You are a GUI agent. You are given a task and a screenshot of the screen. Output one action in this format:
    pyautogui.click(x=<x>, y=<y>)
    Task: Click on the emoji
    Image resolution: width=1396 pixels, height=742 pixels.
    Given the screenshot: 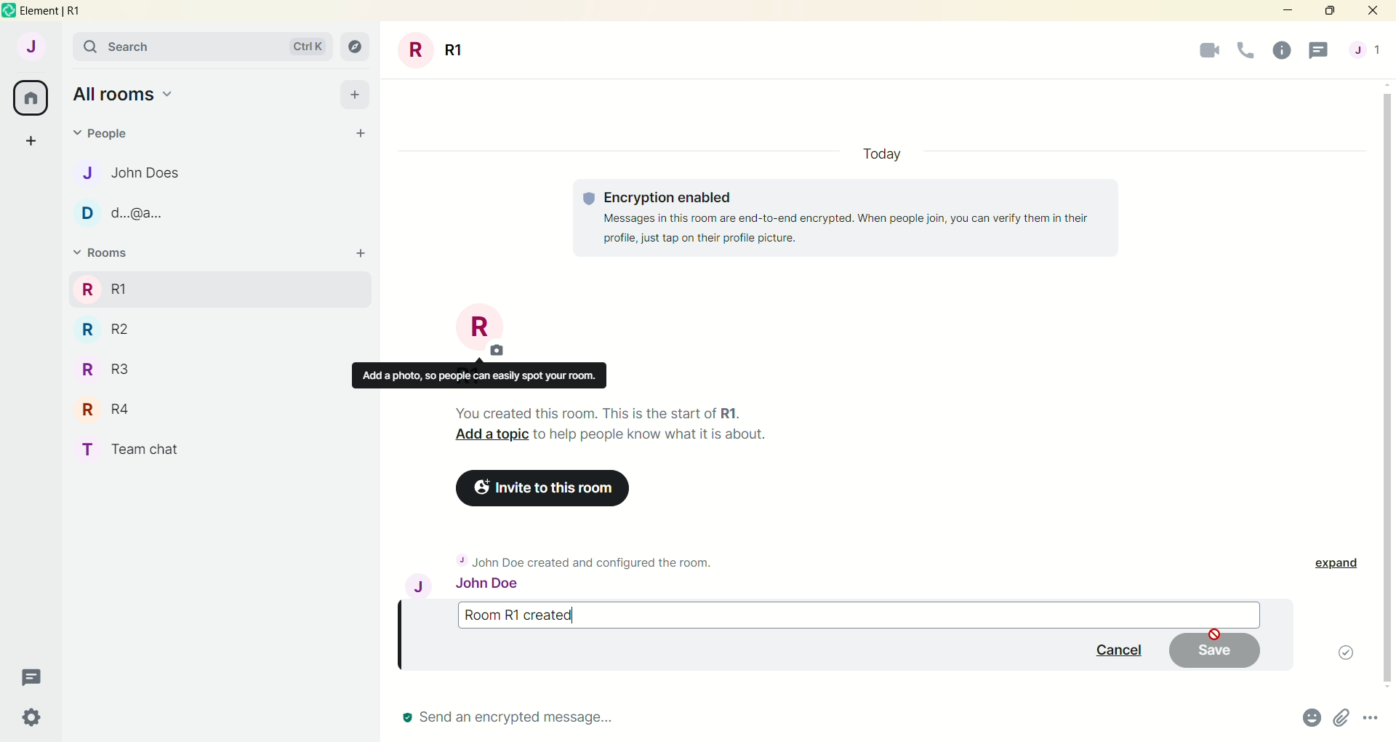 What is the action you would take?
    pyautogui.click(x=1309, y=719)
    